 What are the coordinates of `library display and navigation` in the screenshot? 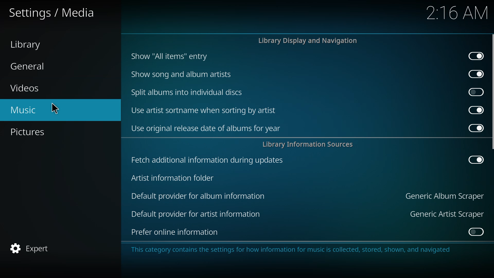 It's located at (309, 41).